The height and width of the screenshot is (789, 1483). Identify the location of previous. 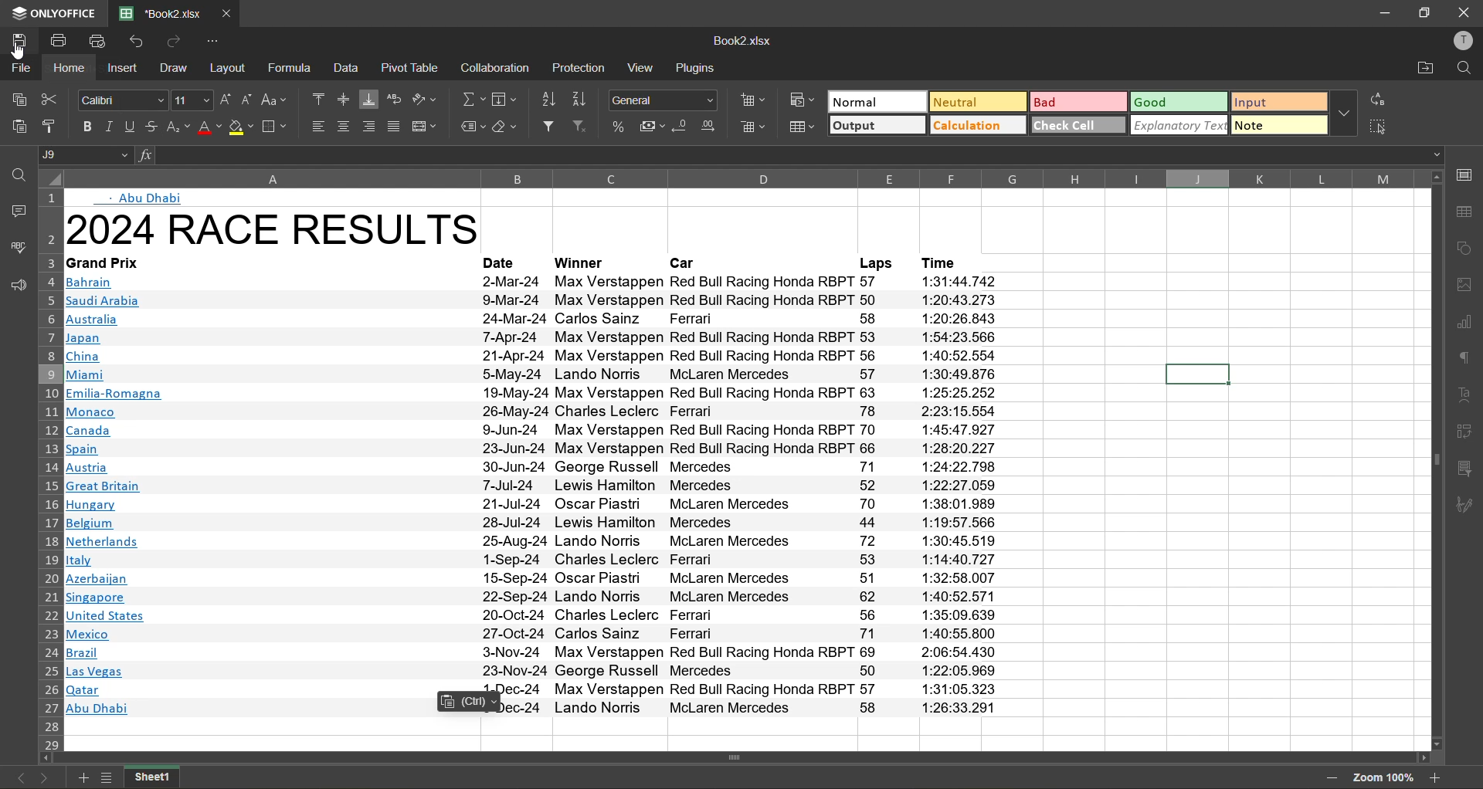
(18, 779).